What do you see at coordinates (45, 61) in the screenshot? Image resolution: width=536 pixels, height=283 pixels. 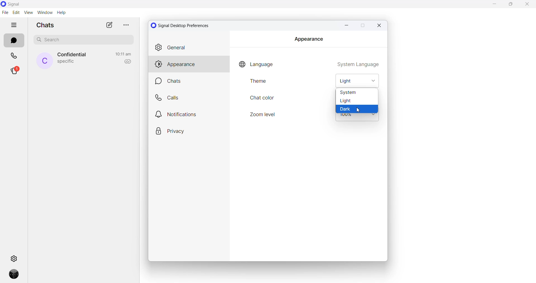 I see `profile picture` at bounding box center [45, 61].